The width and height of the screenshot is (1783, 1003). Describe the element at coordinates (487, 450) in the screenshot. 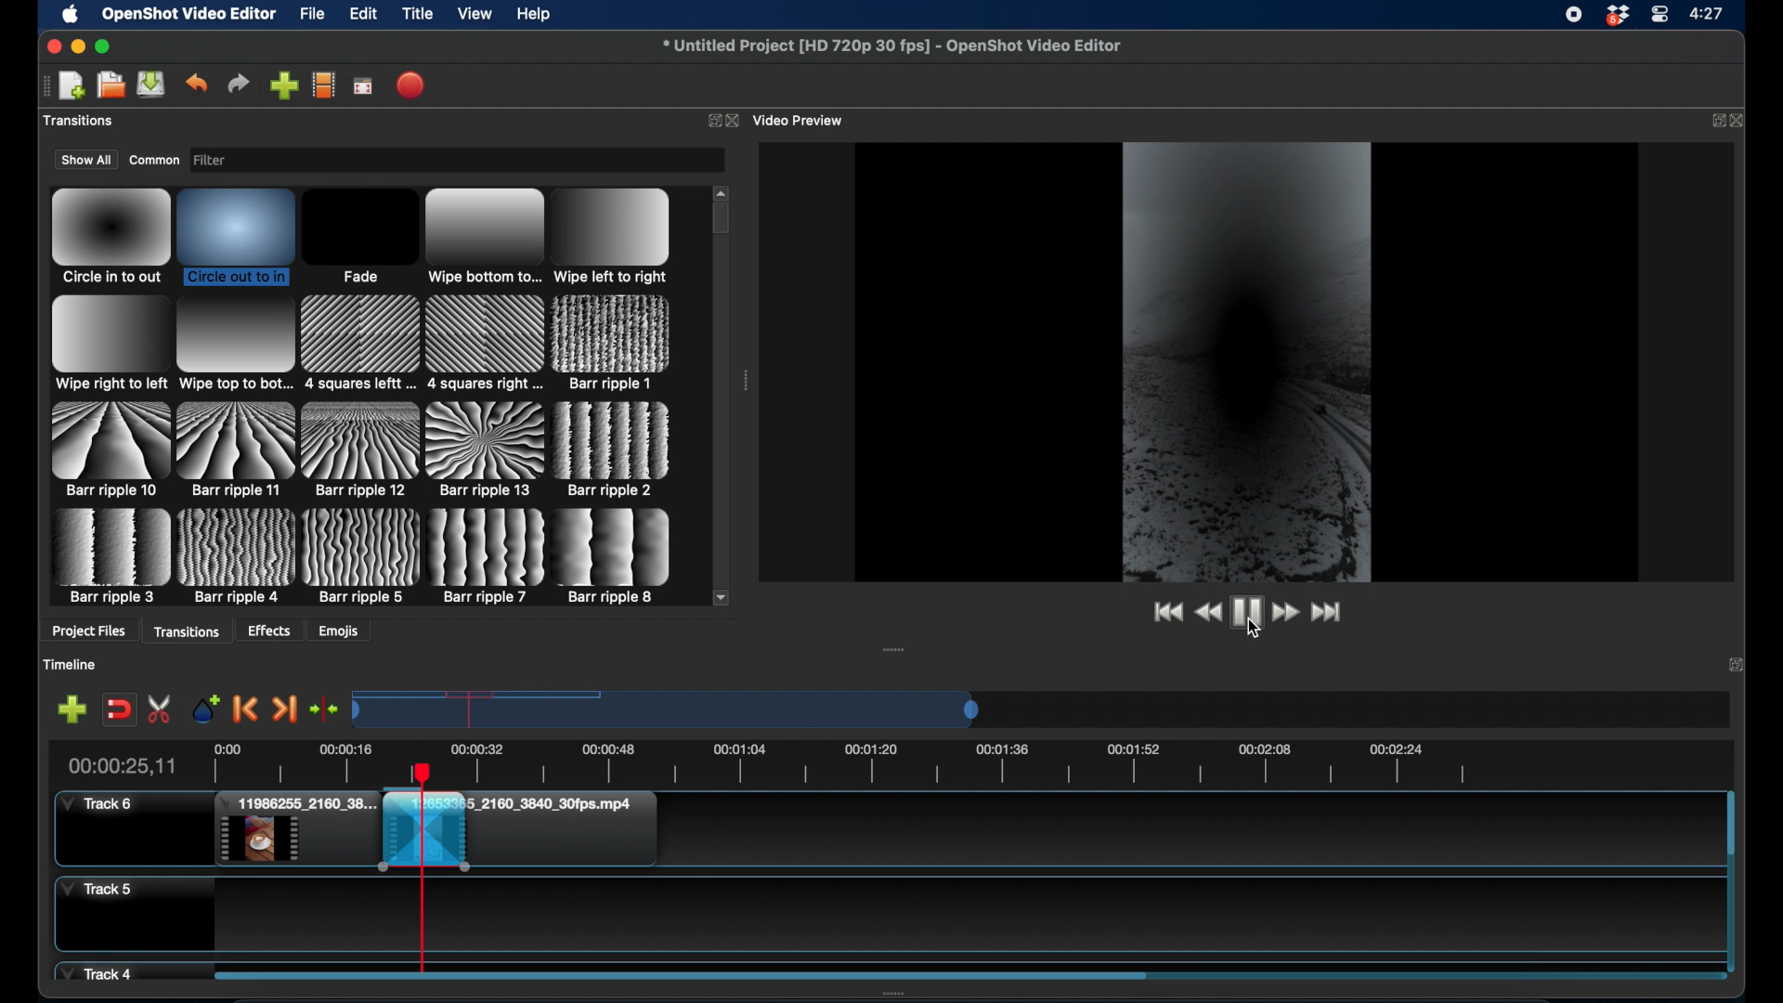

I see `transition` at that location.